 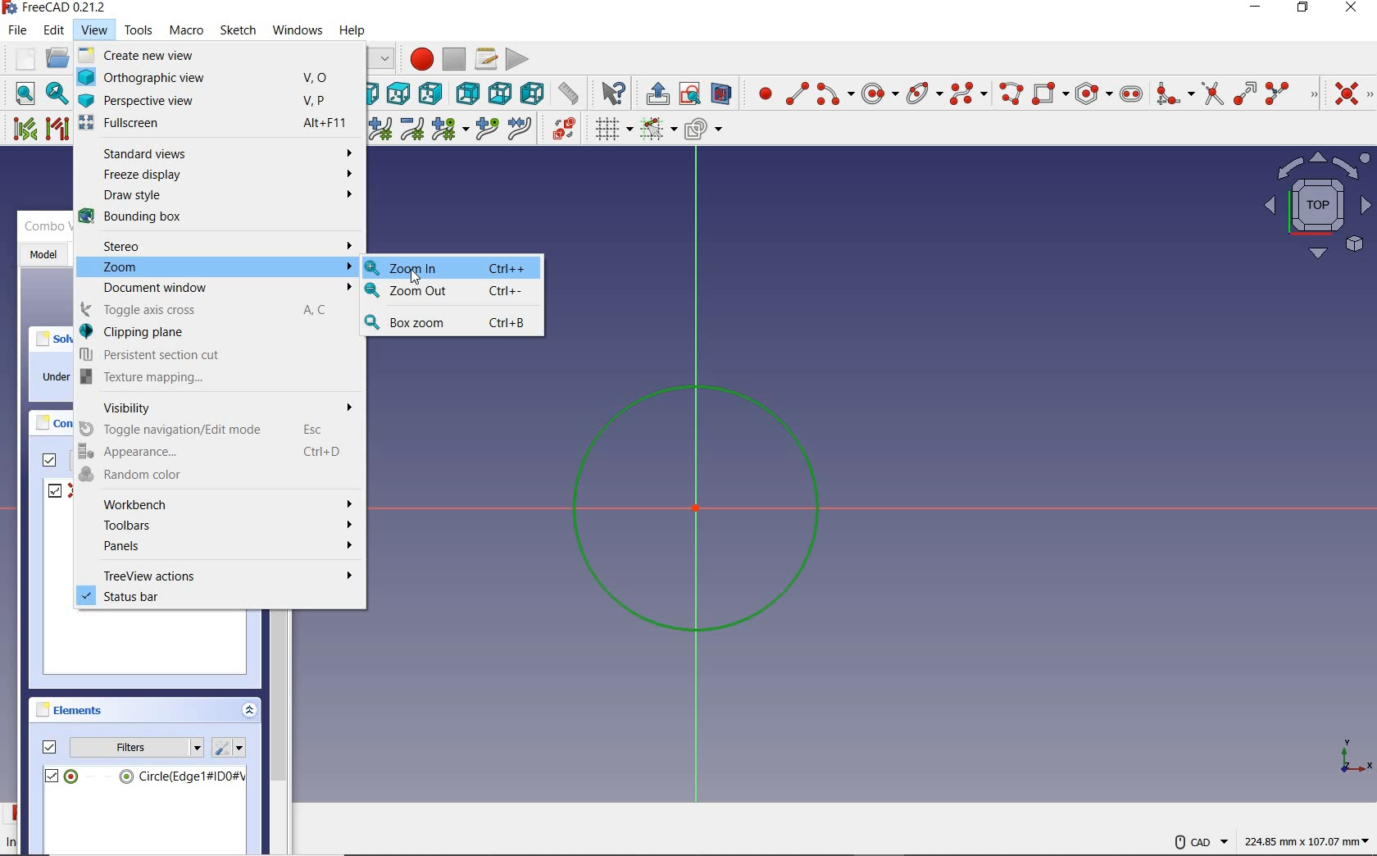 What do you see at coordinates (207, 100) in the screenshot?
I see `Perspective view` at bounding box center [207, 100].